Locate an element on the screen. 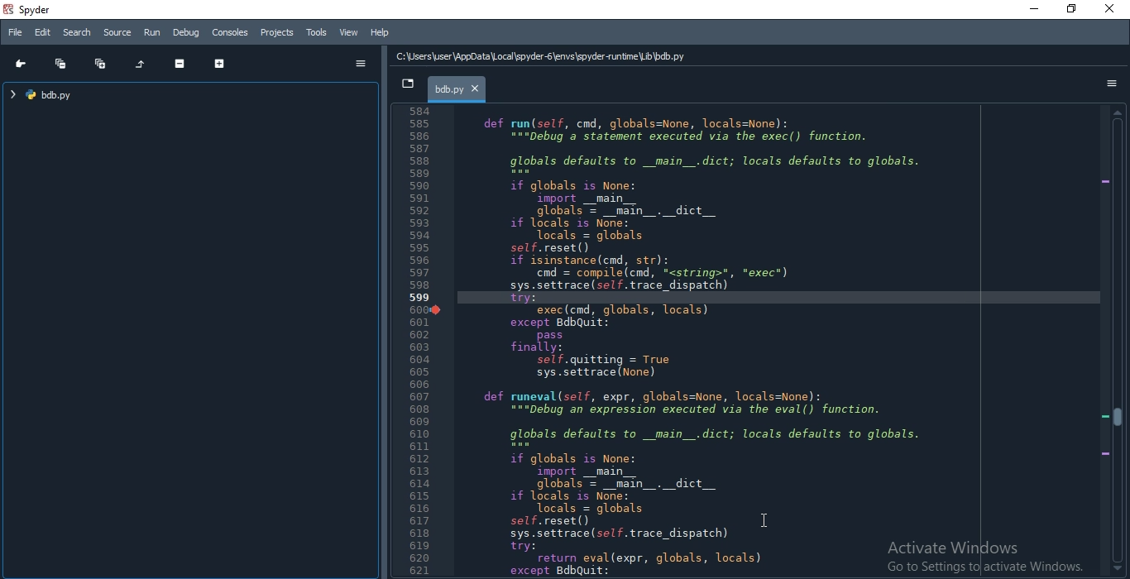 The height and width of the screenshot is (579, 1130). Restore original tree layout is located at coordinates (141, 65).